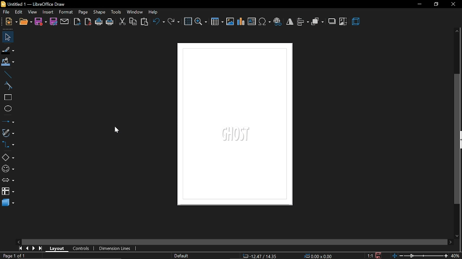  Describe the element at coordinates (188, 22) in the screenshot. I see `grid` at that location.